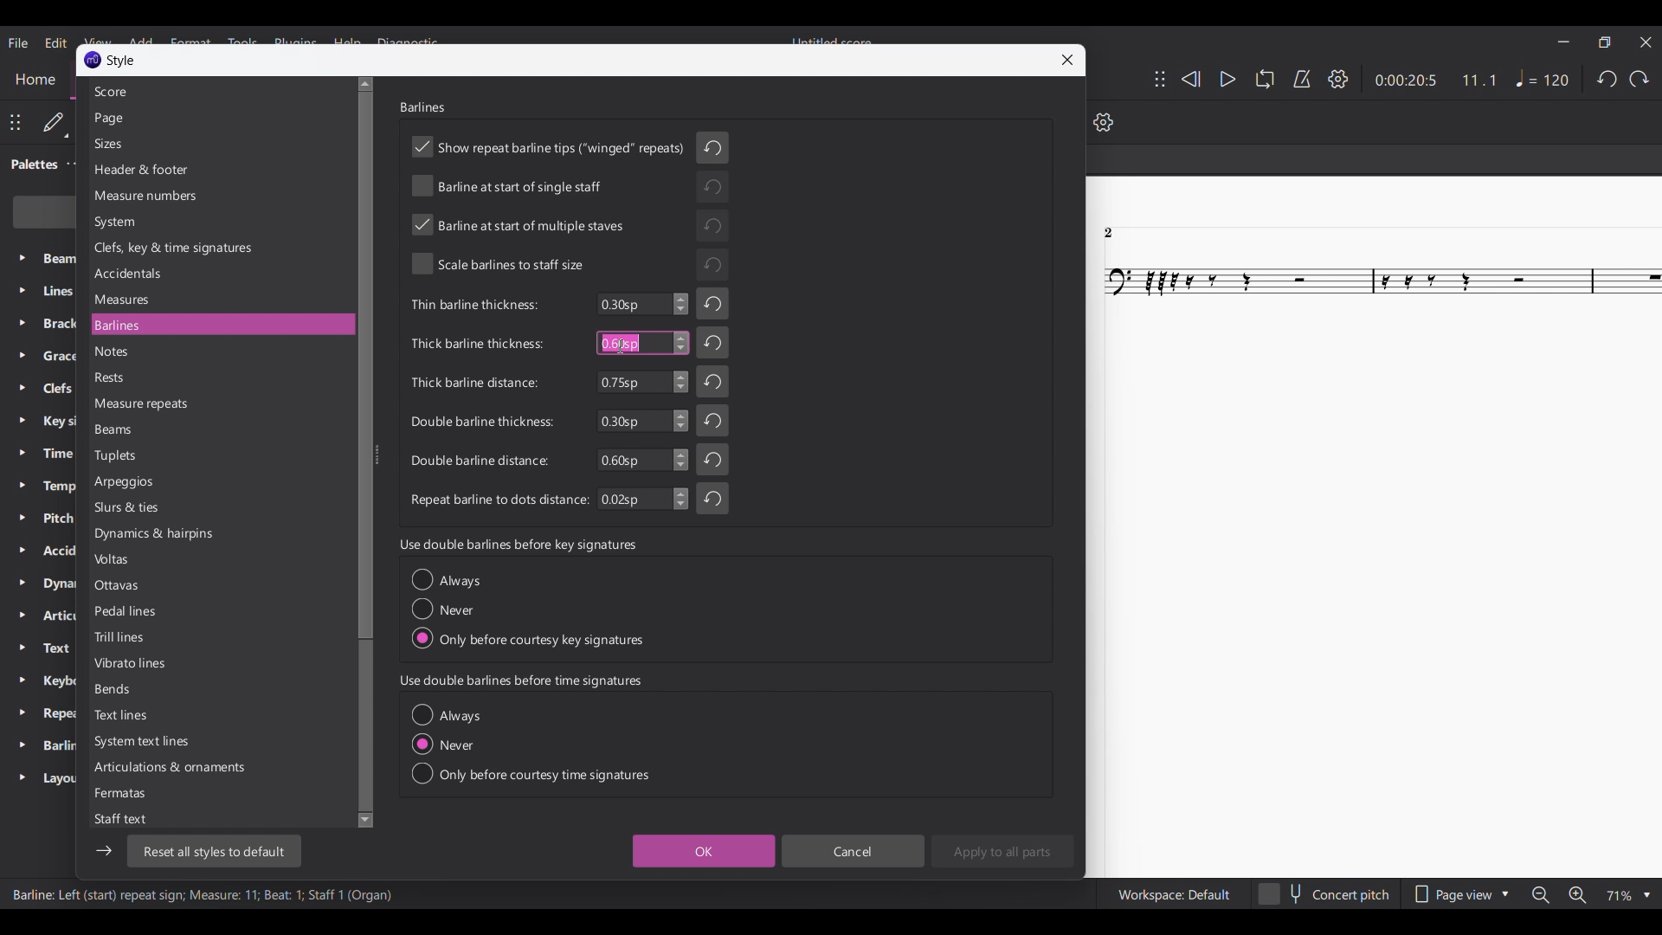 The width and height of the screenshot is (1662, 935). I want to click on Expand, so click(22, 519).